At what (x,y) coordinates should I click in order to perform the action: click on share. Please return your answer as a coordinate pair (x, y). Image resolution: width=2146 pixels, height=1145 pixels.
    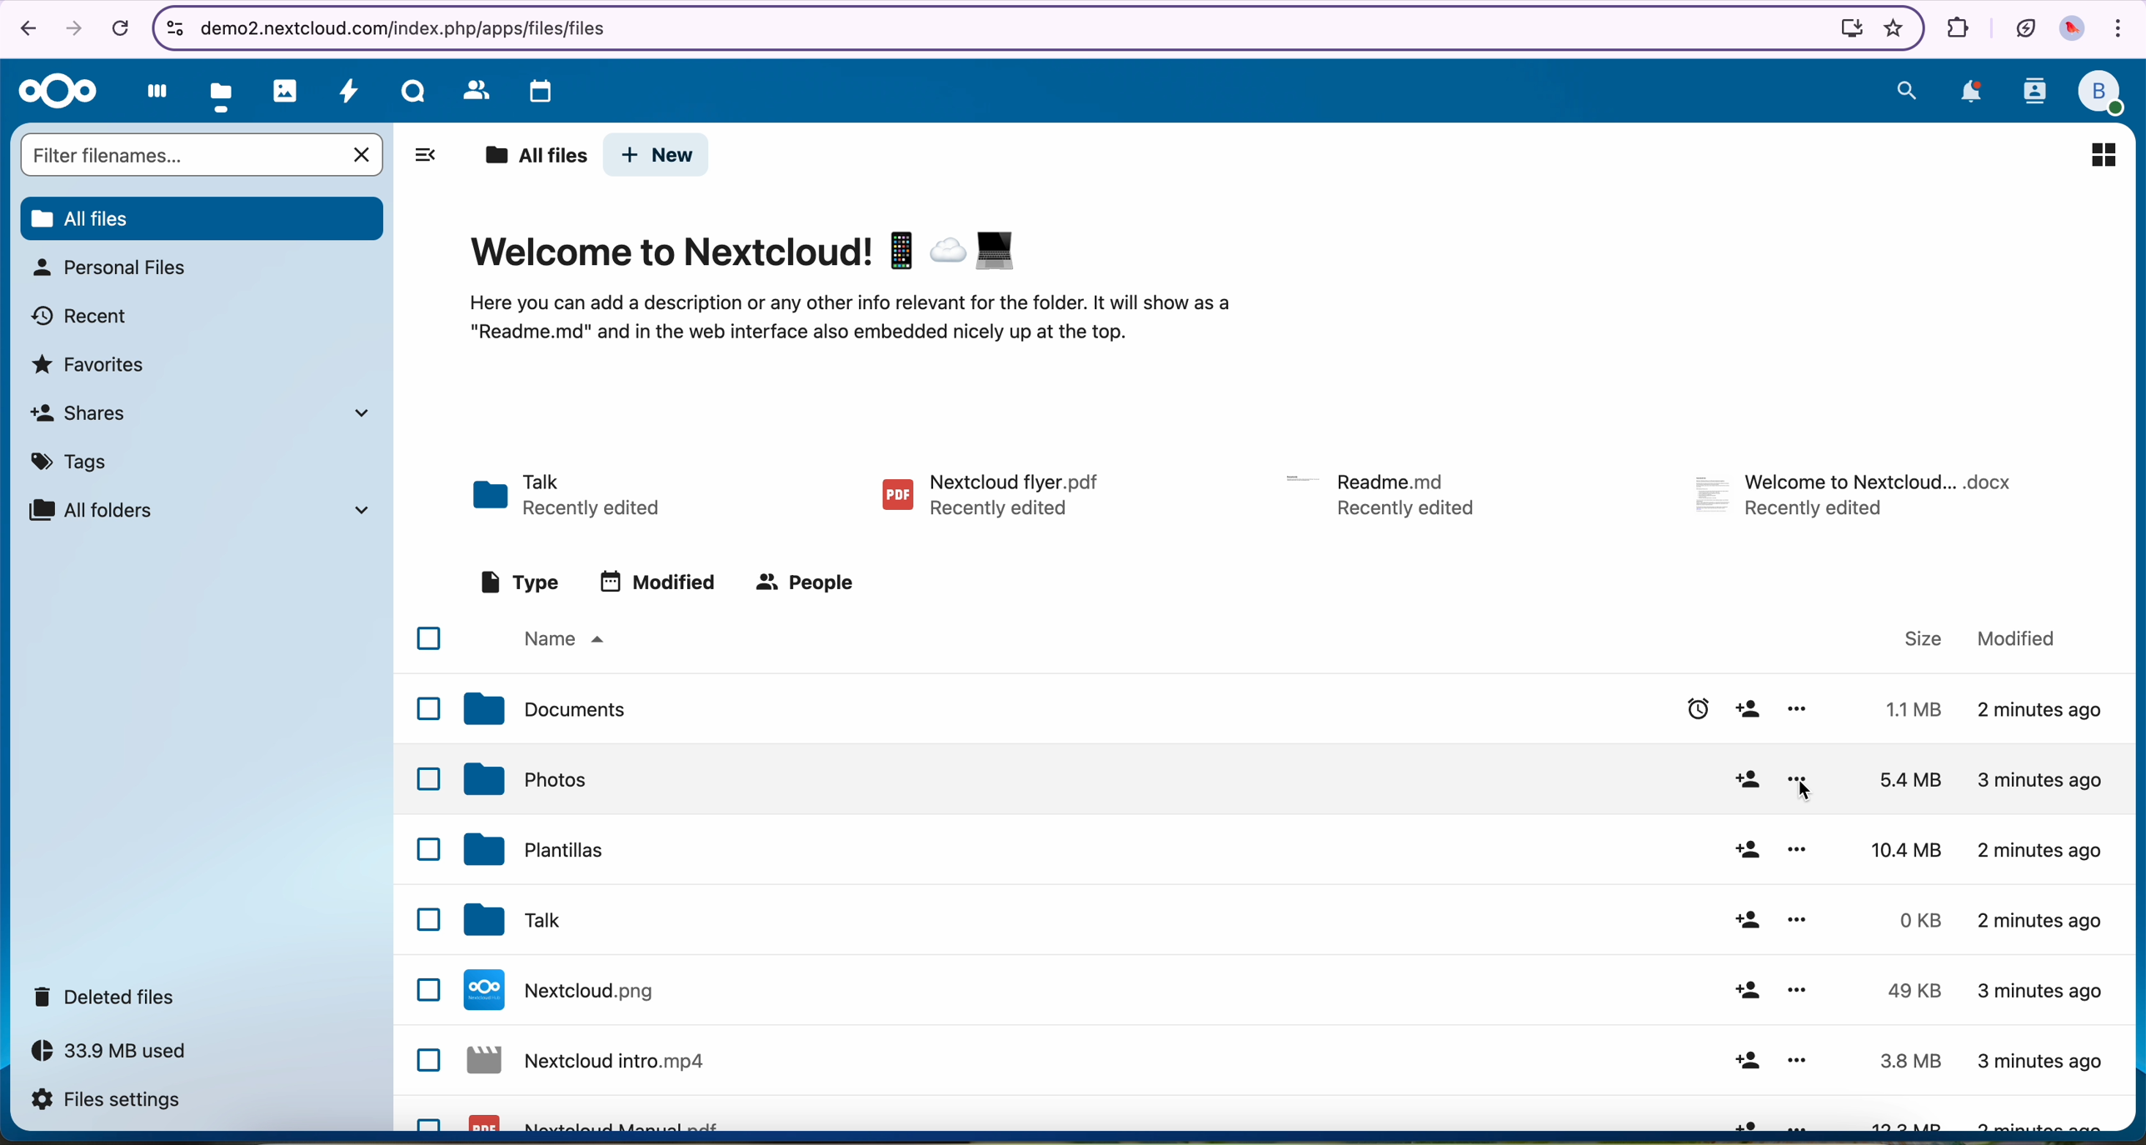
    Looking at the image, I should click on (1746, 1061).